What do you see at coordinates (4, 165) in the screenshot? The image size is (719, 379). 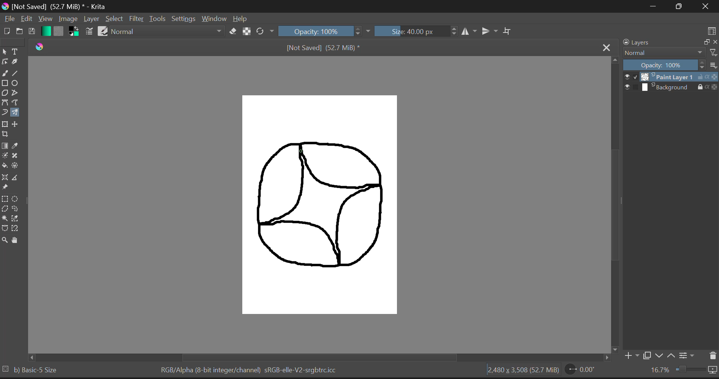 I see `Fill` at bounding box center [4, 165].